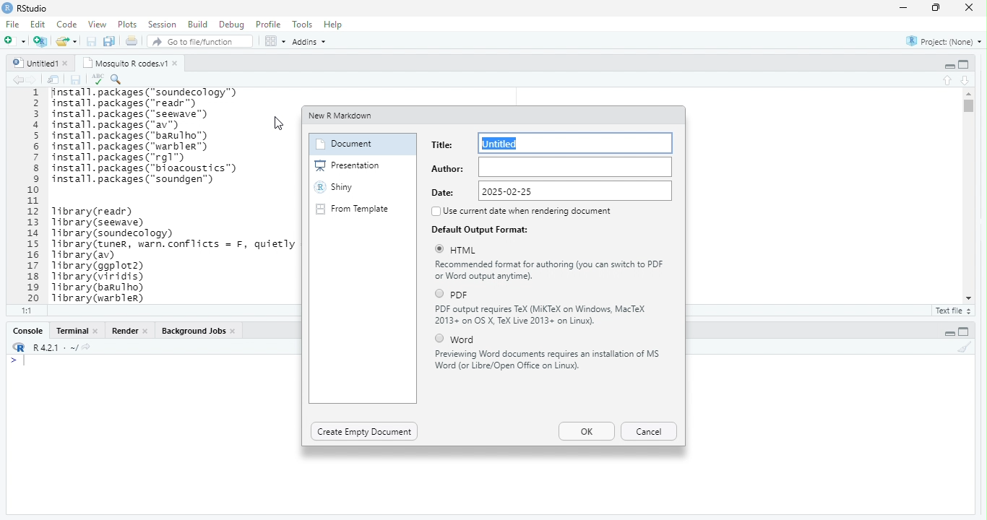  I want to click on PDF output requires TeX (MiKTeX on Windows, MacTeX
2013+ on OS X, TeX Live 2013+ on Linux)., so click(543, 316).